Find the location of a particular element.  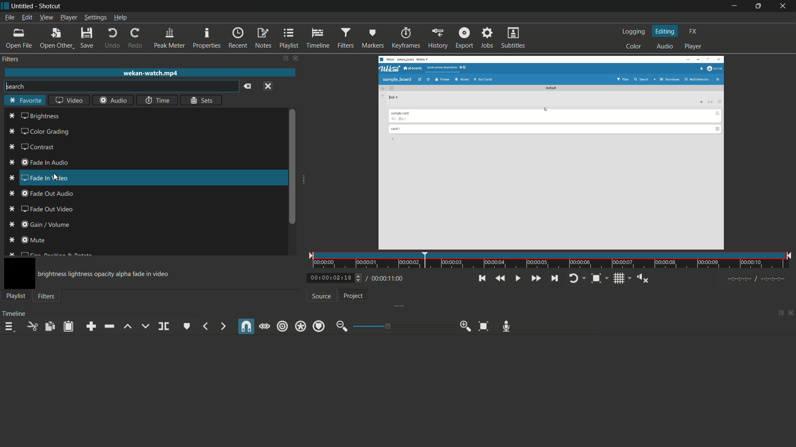

open file is located at coordinates (18, 38).